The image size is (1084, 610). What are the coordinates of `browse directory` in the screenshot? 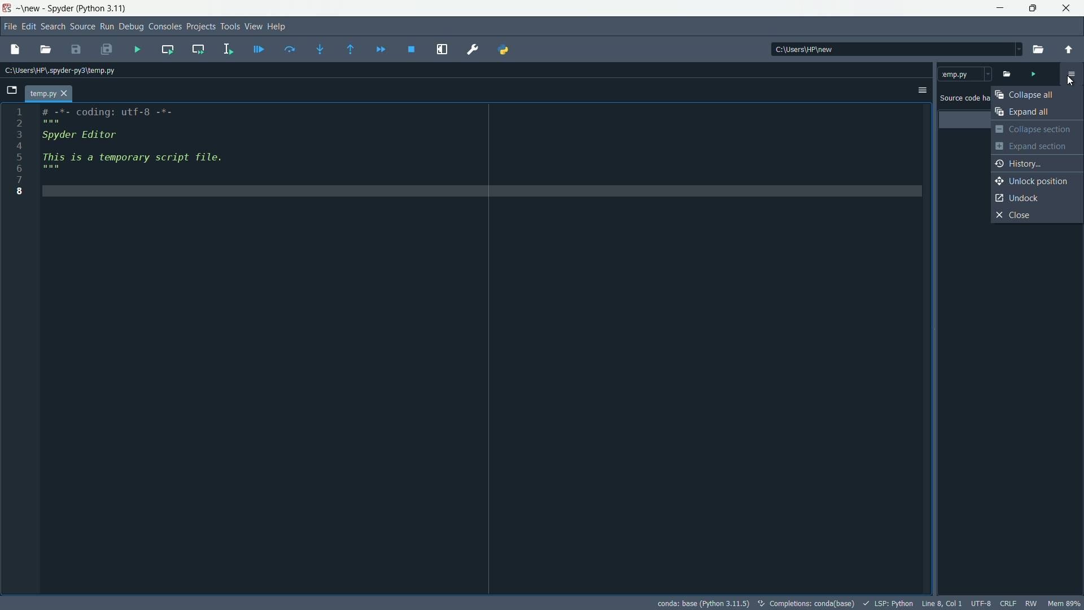 It's located at (1038, 48).